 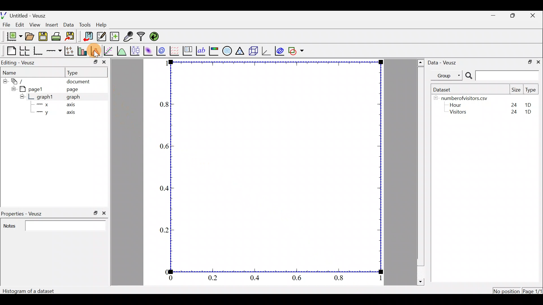 I want to click on document widget, so click(x=18, y=81).